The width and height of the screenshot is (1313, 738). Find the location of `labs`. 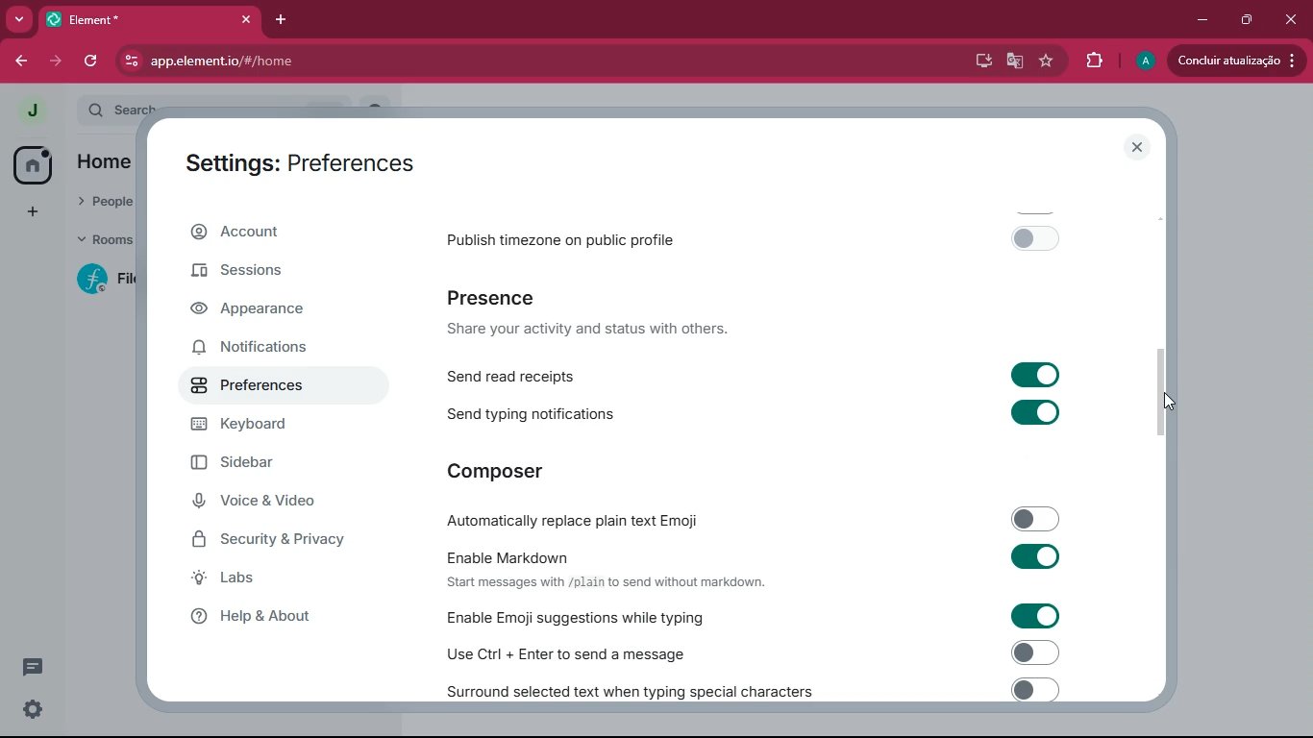

labs is located at coordinates (273, 579).